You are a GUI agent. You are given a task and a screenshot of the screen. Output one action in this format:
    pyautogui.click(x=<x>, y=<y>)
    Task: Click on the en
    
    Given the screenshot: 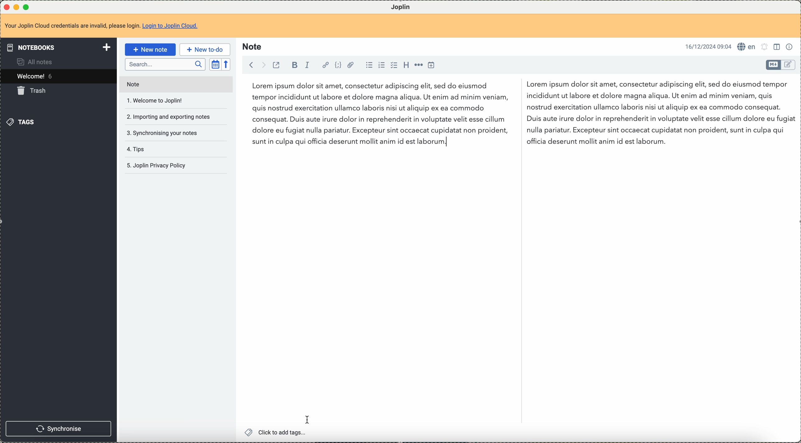 What is the action you would take?
    pyautogui.click(x=748, y=47)
    